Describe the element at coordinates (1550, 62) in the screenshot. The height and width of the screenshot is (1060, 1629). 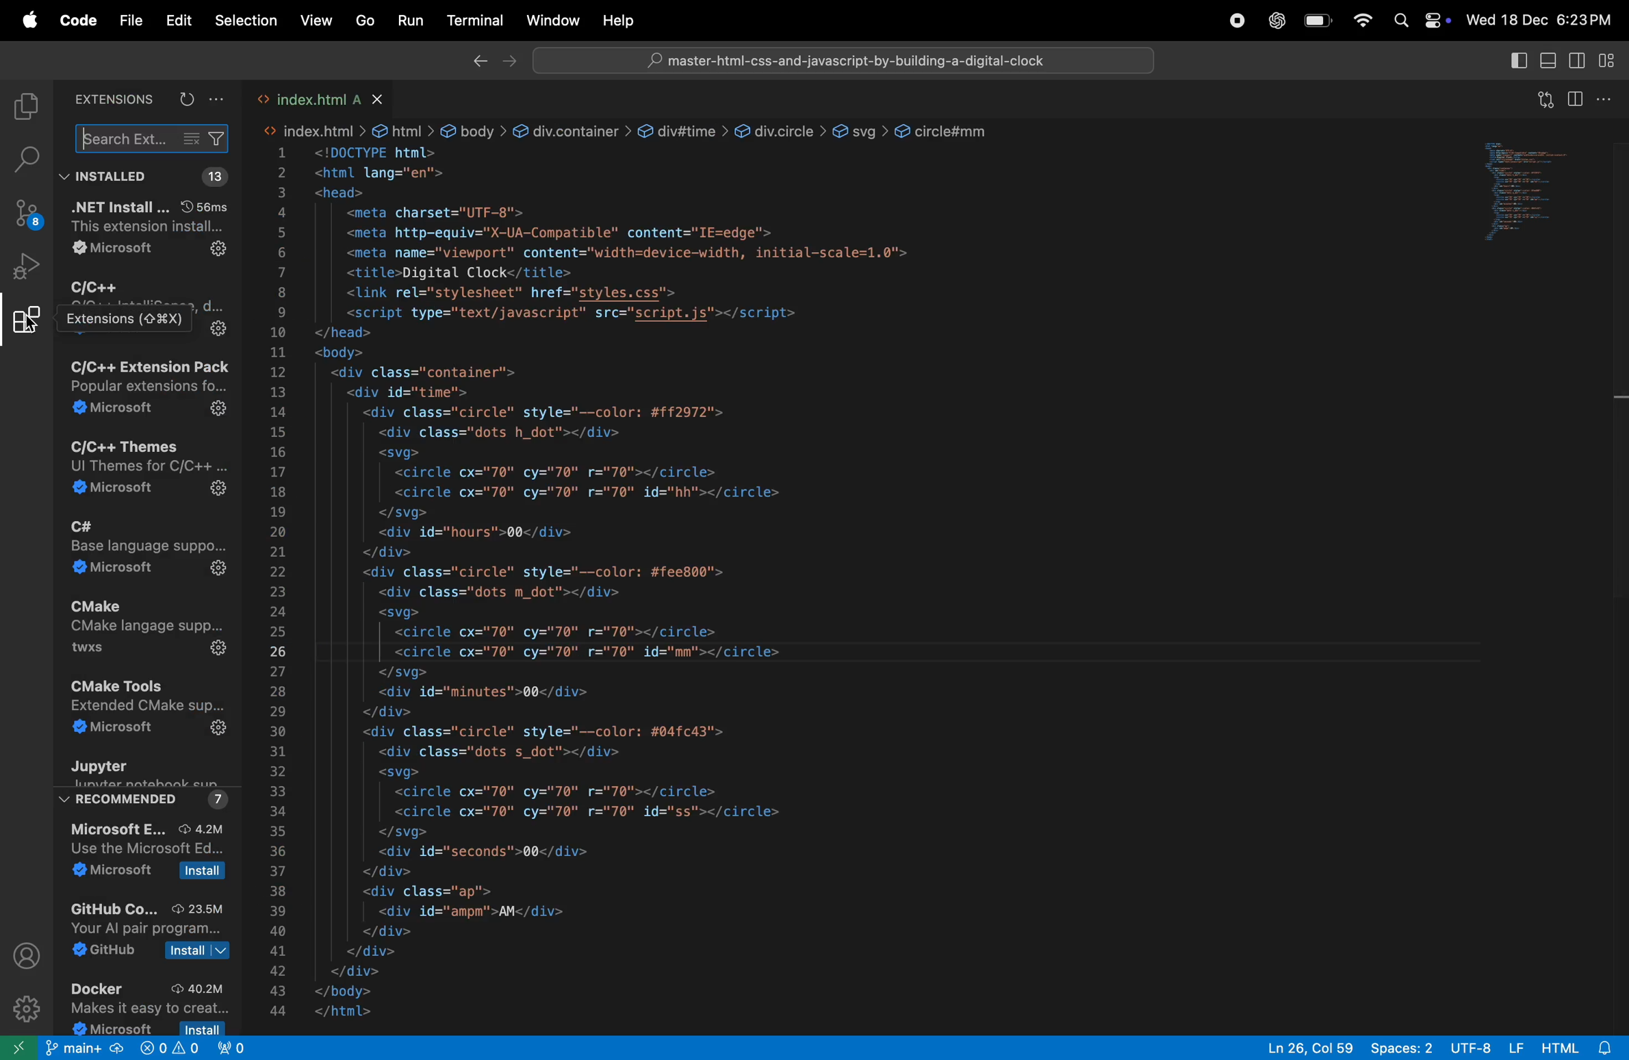
I see `toggle panel` at that location.